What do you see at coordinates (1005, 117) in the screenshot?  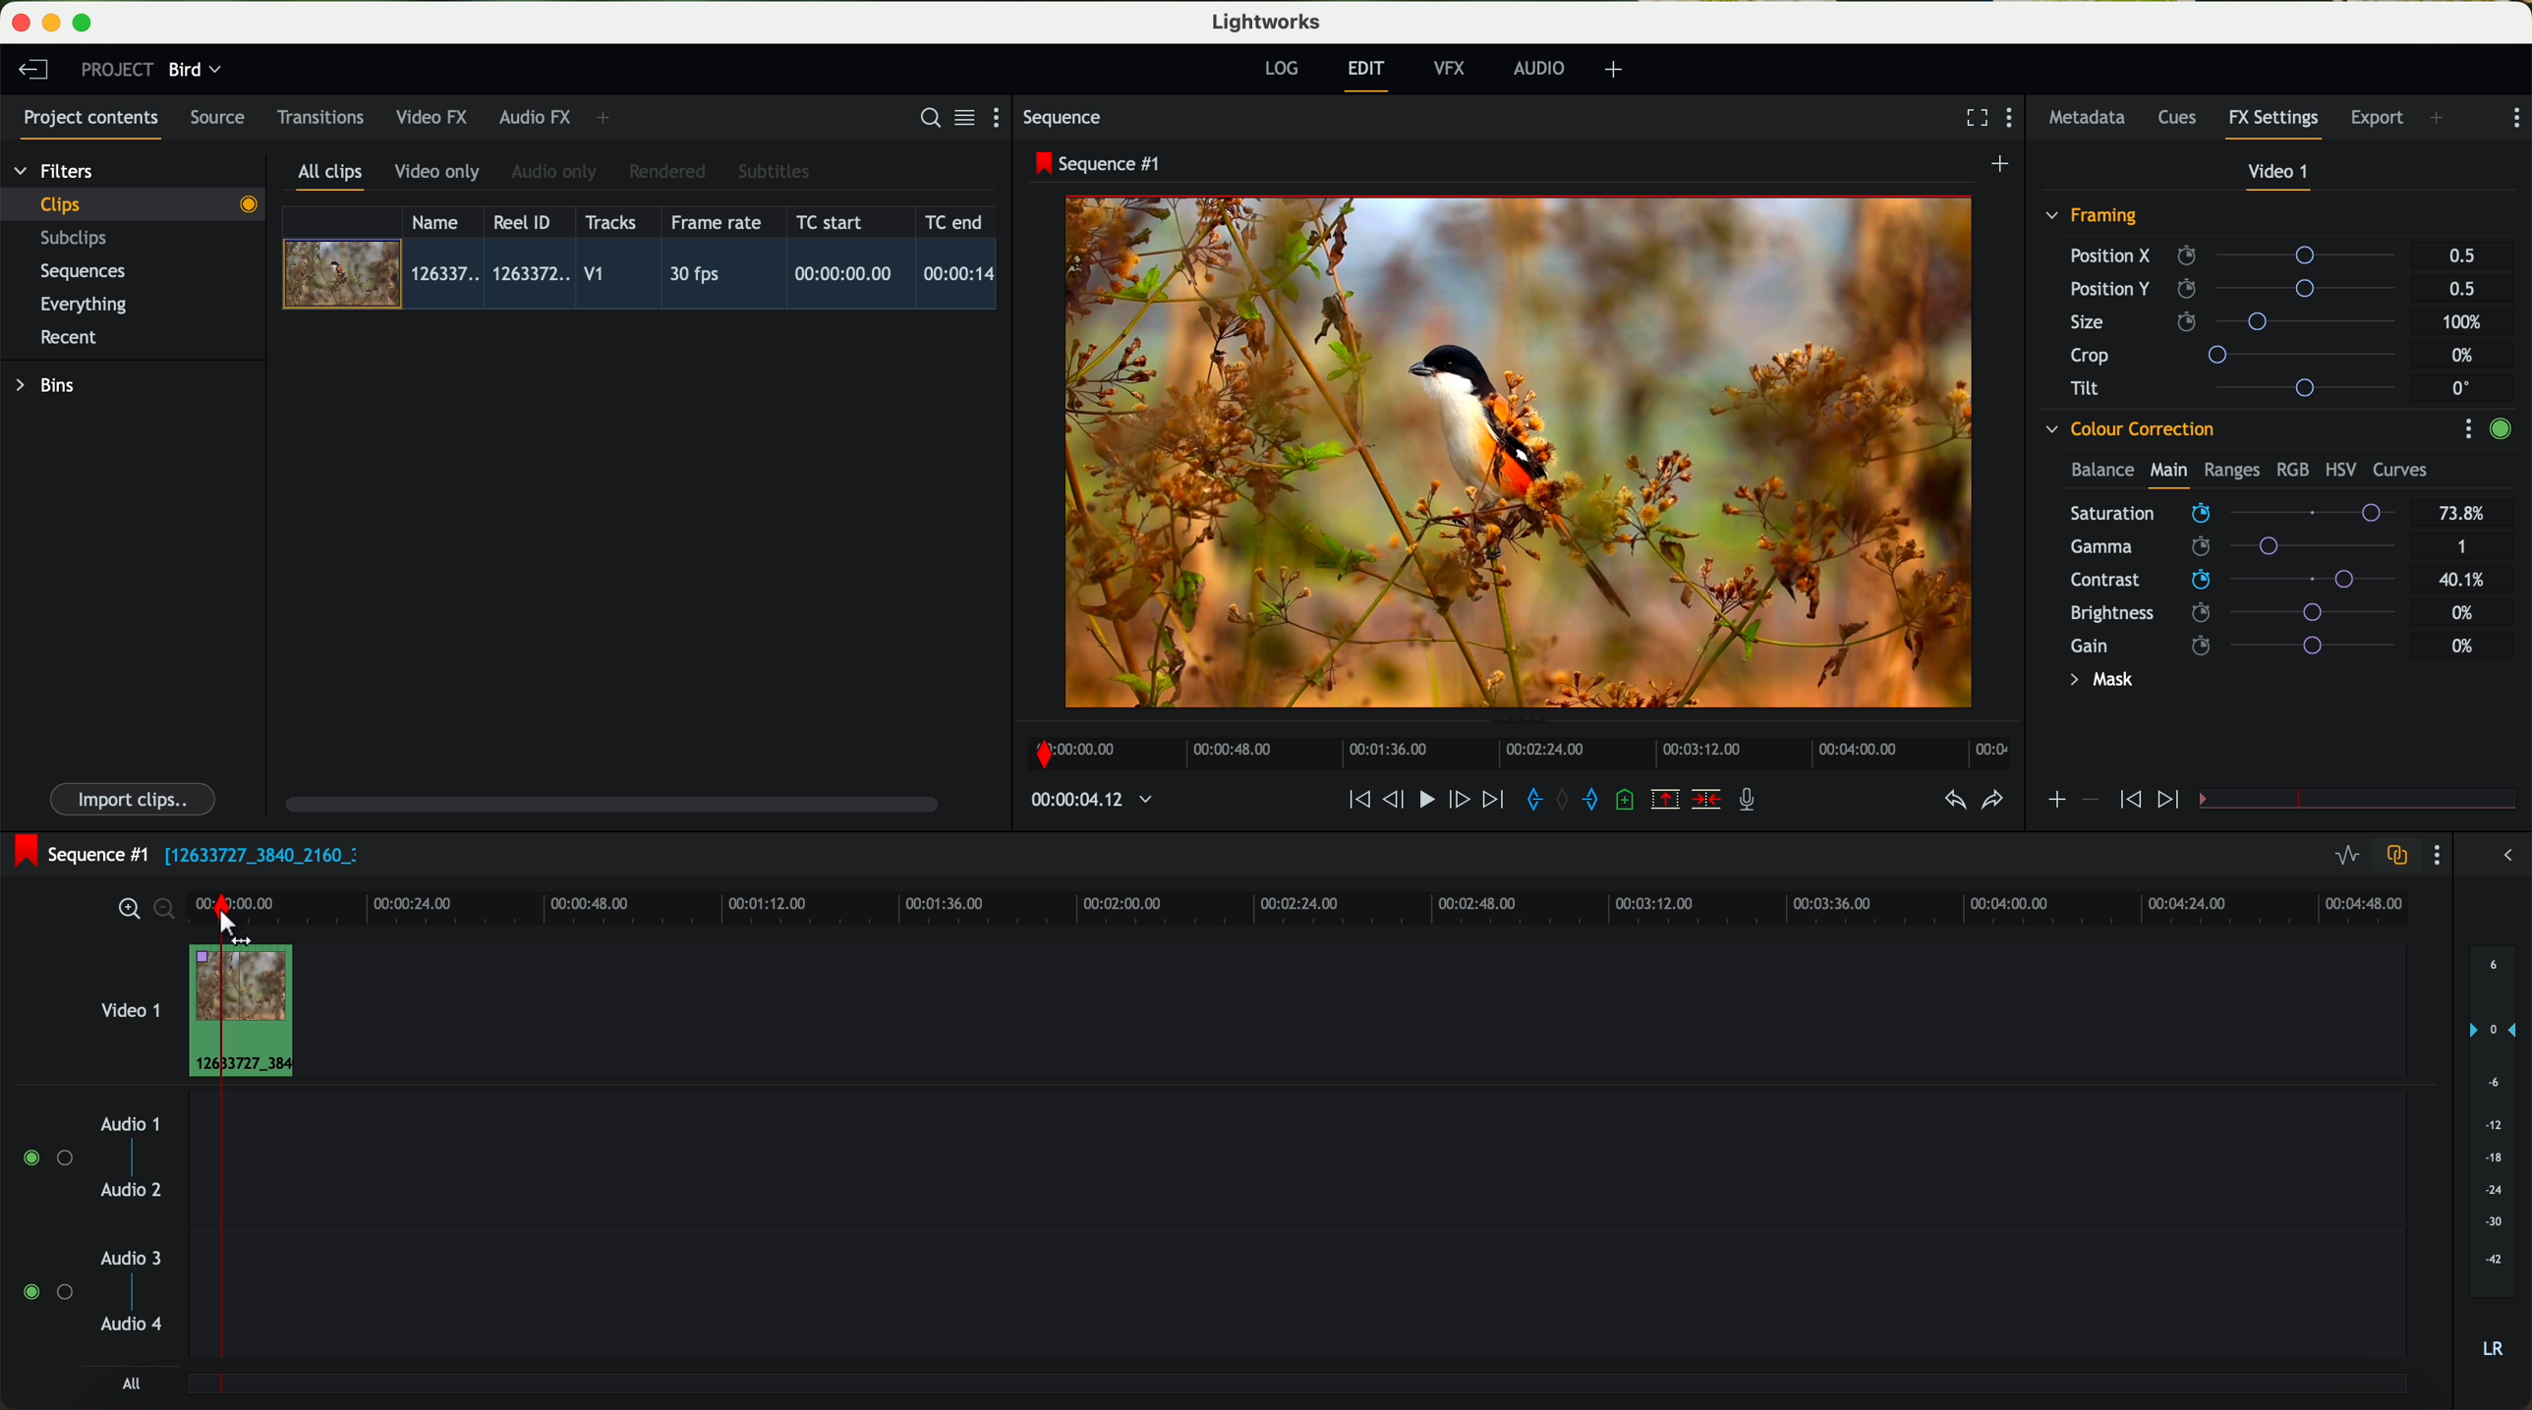 I see `show settings menu` at bounding box center [1005, 117].